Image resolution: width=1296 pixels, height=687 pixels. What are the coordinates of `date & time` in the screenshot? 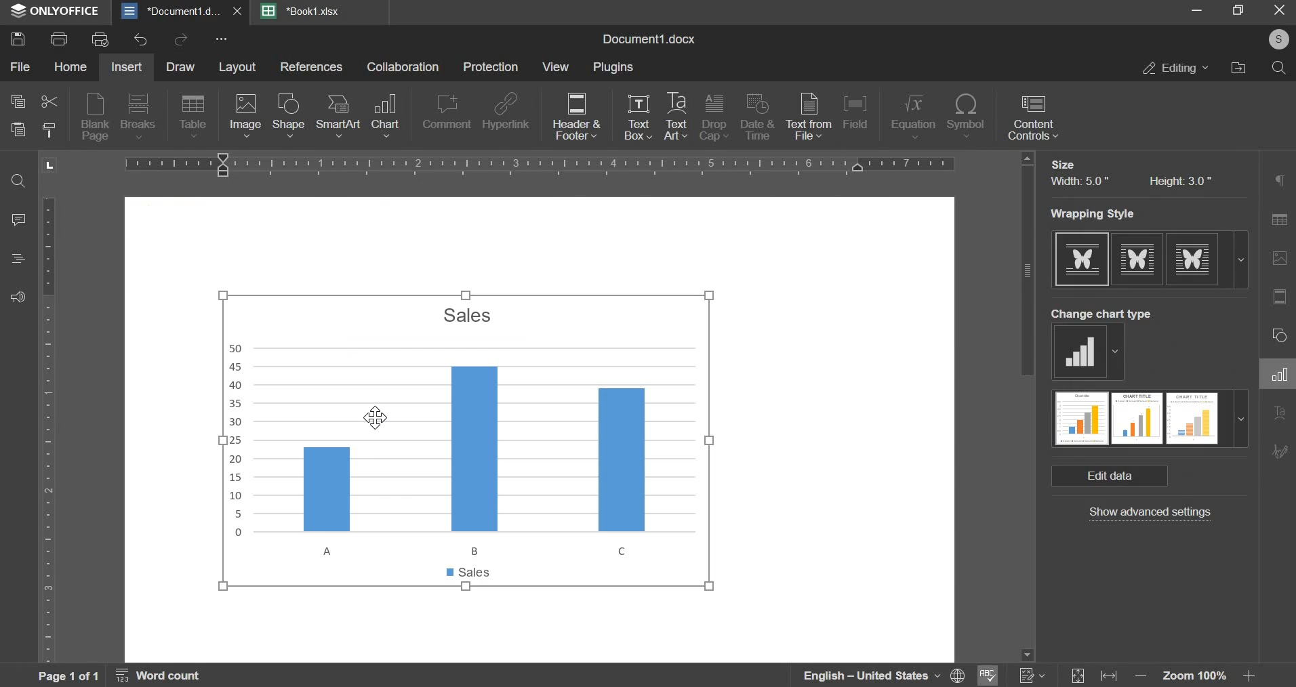 It's located at (758, 119).